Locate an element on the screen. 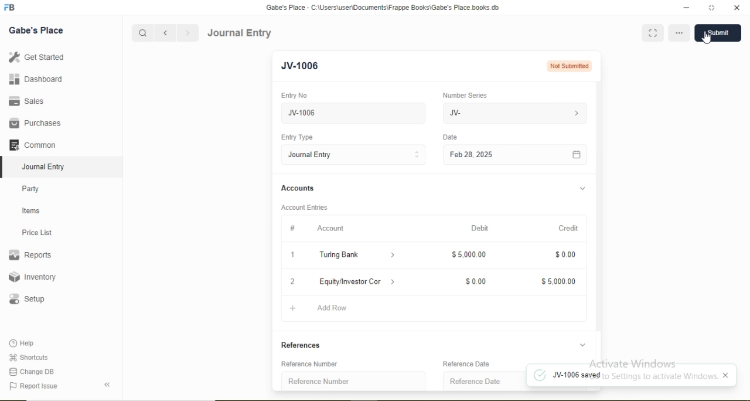 The width and height of the screenshot is (750, 401). Gabe's Place is located at coordinates (36, 30).